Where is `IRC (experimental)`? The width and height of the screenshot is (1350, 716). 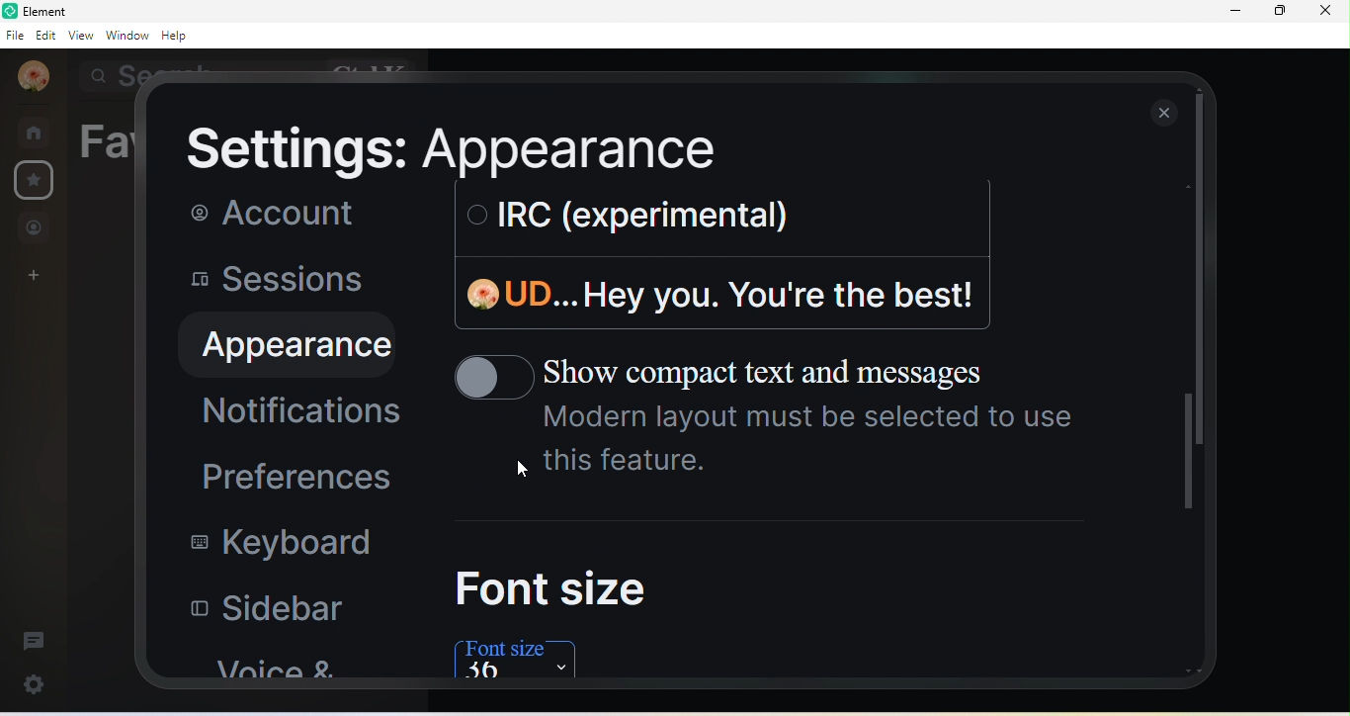 IRC (experimental) is located at coordinates (617, 215).